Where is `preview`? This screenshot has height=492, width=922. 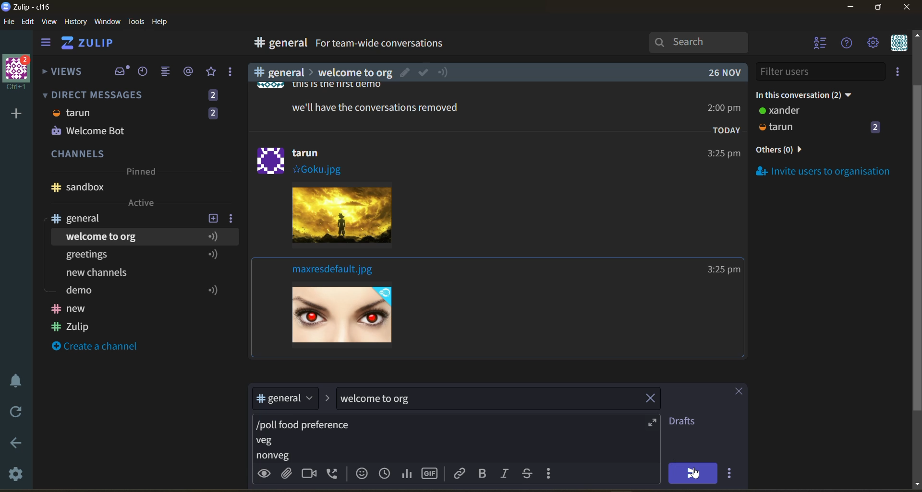 preview is located at coordinates (267, 472).